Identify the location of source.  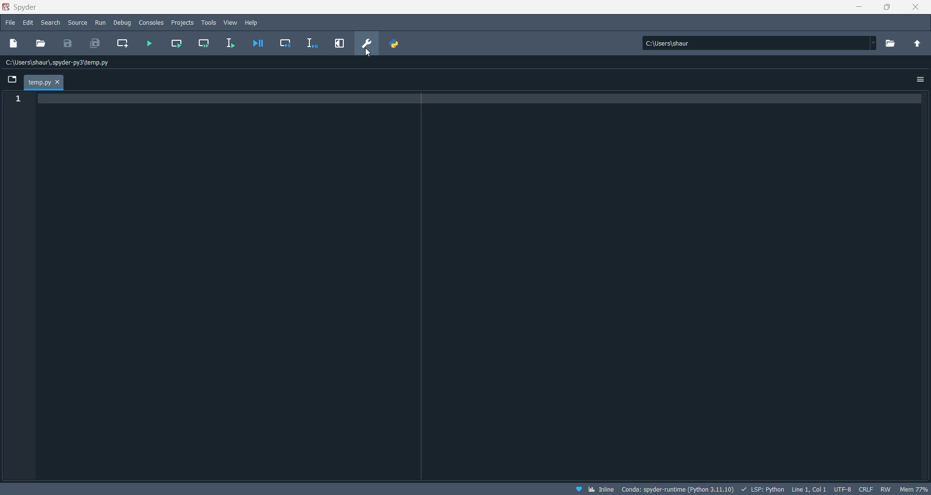
(78, 24).